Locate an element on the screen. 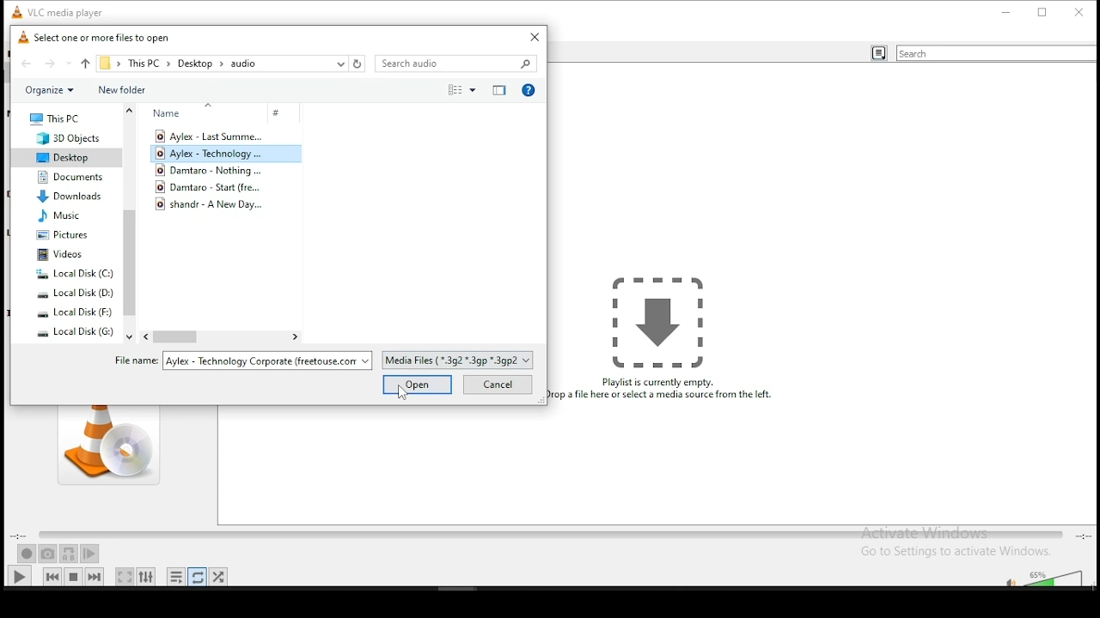 The height and width of the screenshot is (618, 1100). open file window is located at coordinates (99, 39).